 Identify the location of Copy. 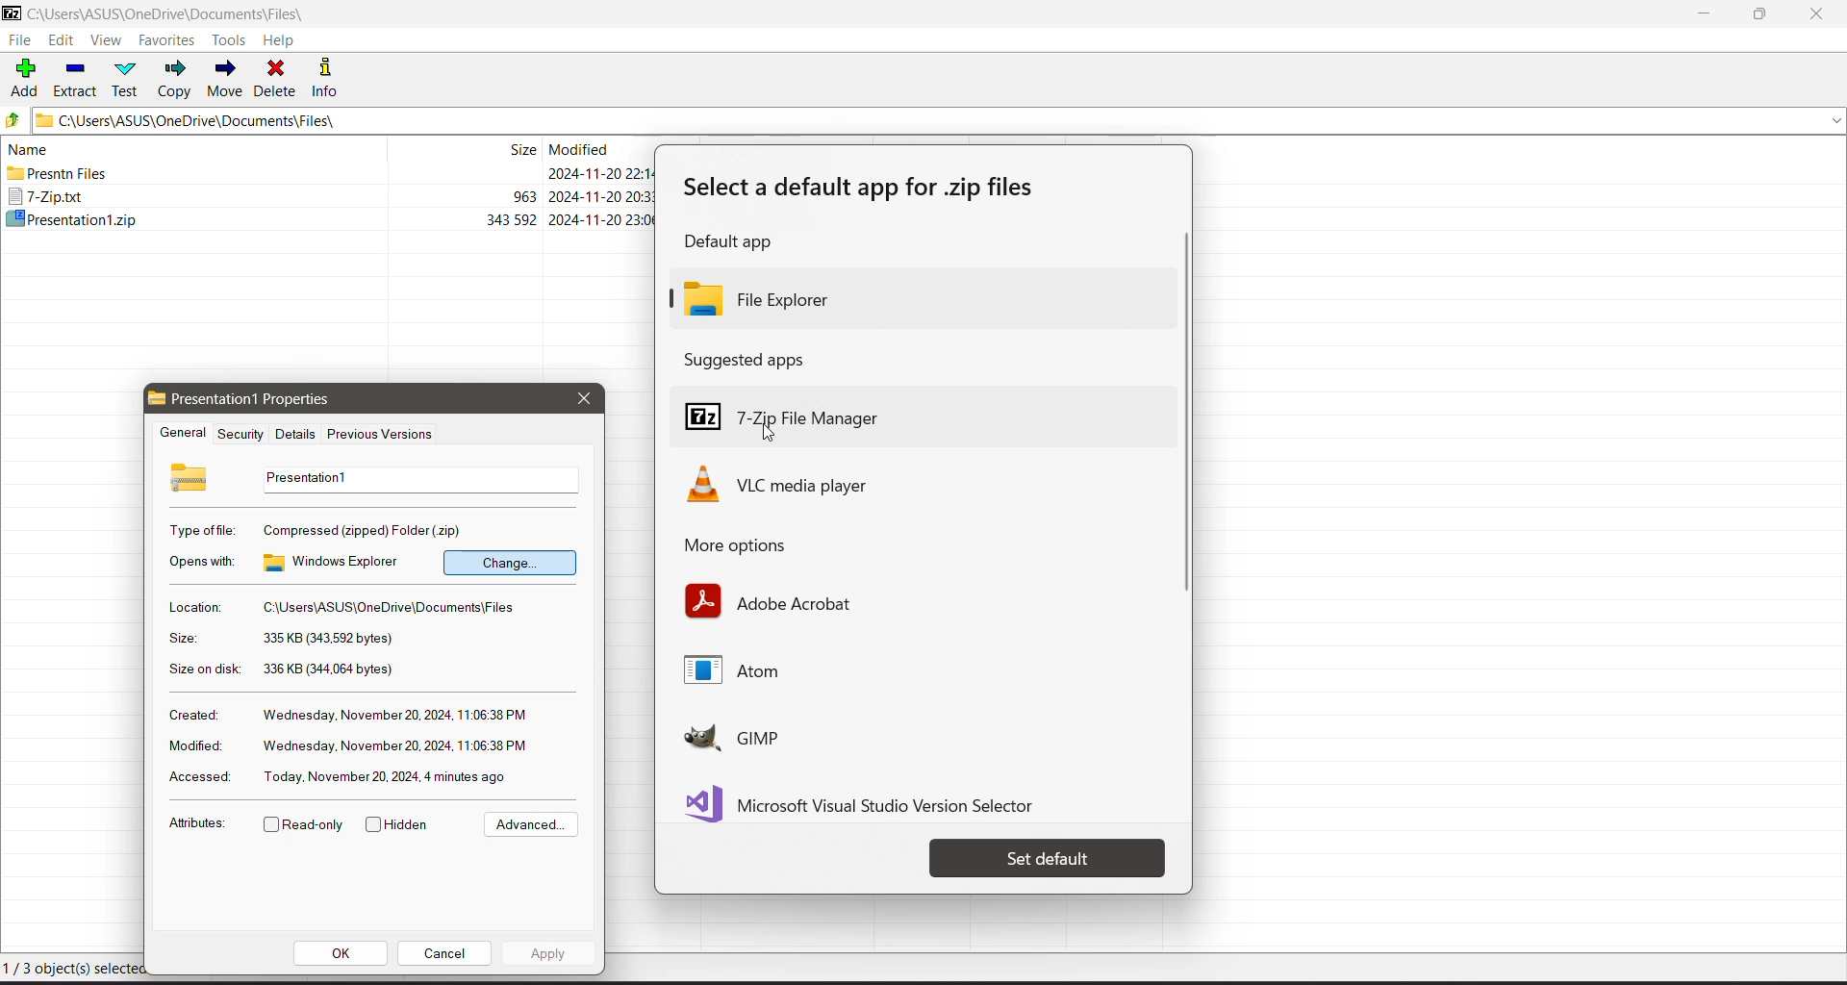
(176, 79).